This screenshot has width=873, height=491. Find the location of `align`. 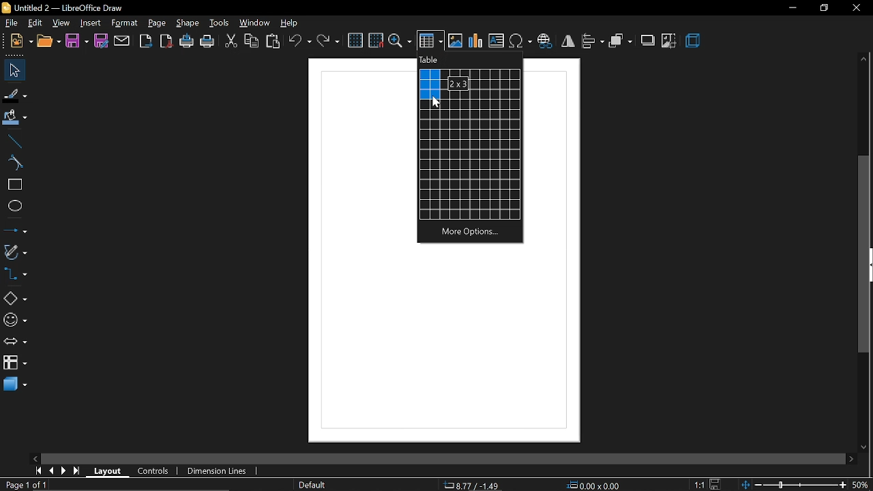

align is located at coordinates (593, 42).